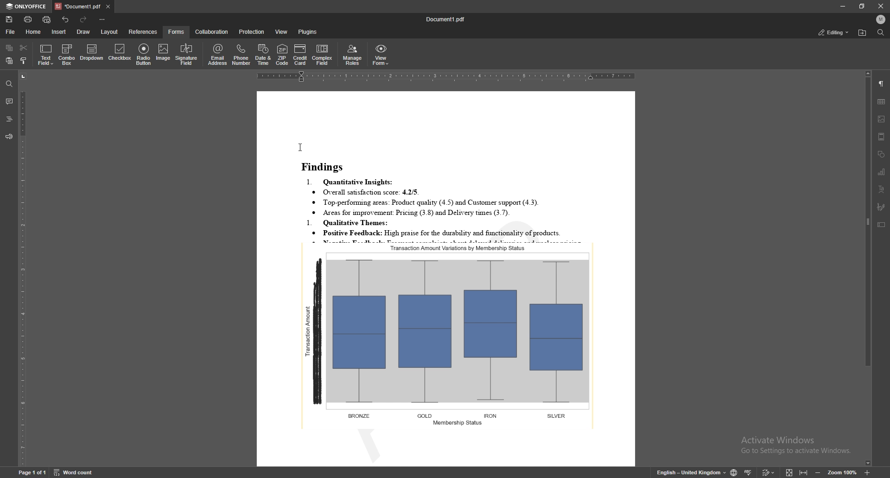 This screenshot has width=890, height=478. What do you see at coordinates (446, 78) in the screenshot?
I see `horizontal scale` at bounding box center [446, 78].